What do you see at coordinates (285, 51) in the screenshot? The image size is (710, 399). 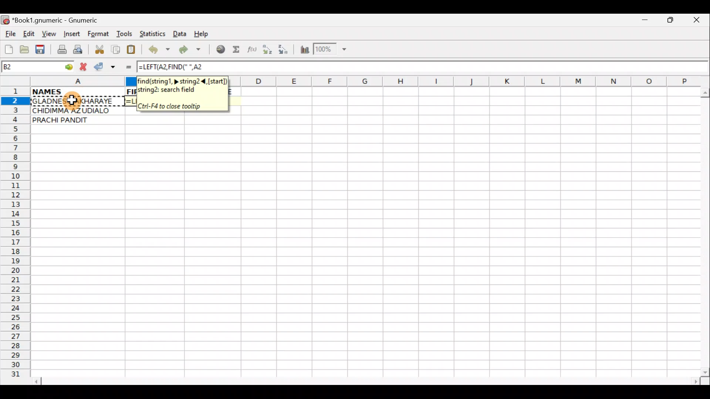 I see `Sort Descending order` at bounding box center [285, 51].